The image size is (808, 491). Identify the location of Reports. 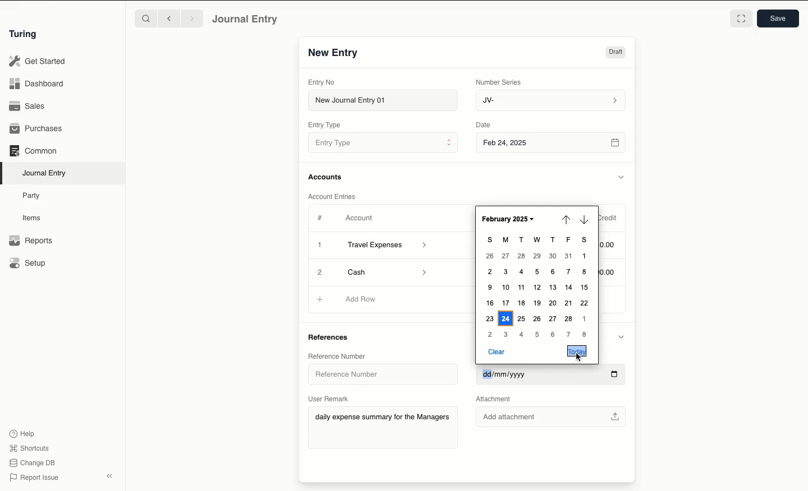
(31, 240).